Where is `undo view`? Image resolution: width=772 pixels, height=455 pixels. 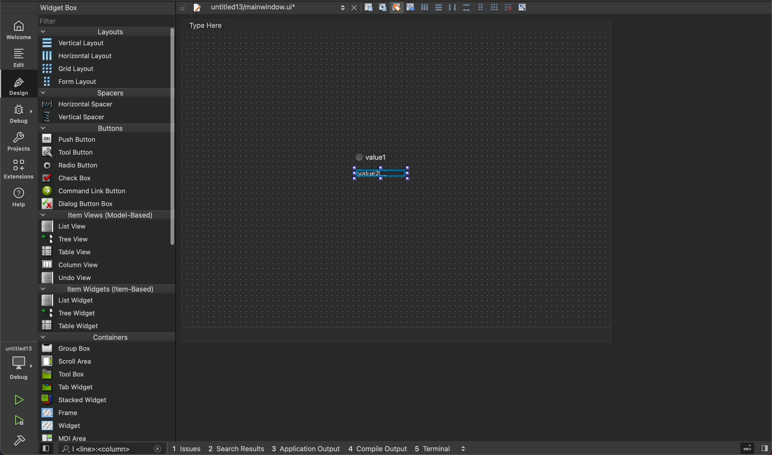
undo view is located at coordinates (107, 277).